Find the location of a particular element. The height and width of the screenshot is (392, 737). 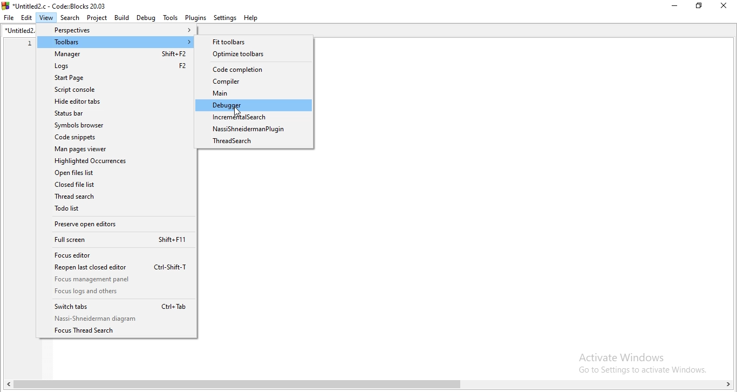

Status bar is located at coordinates (114, 114).